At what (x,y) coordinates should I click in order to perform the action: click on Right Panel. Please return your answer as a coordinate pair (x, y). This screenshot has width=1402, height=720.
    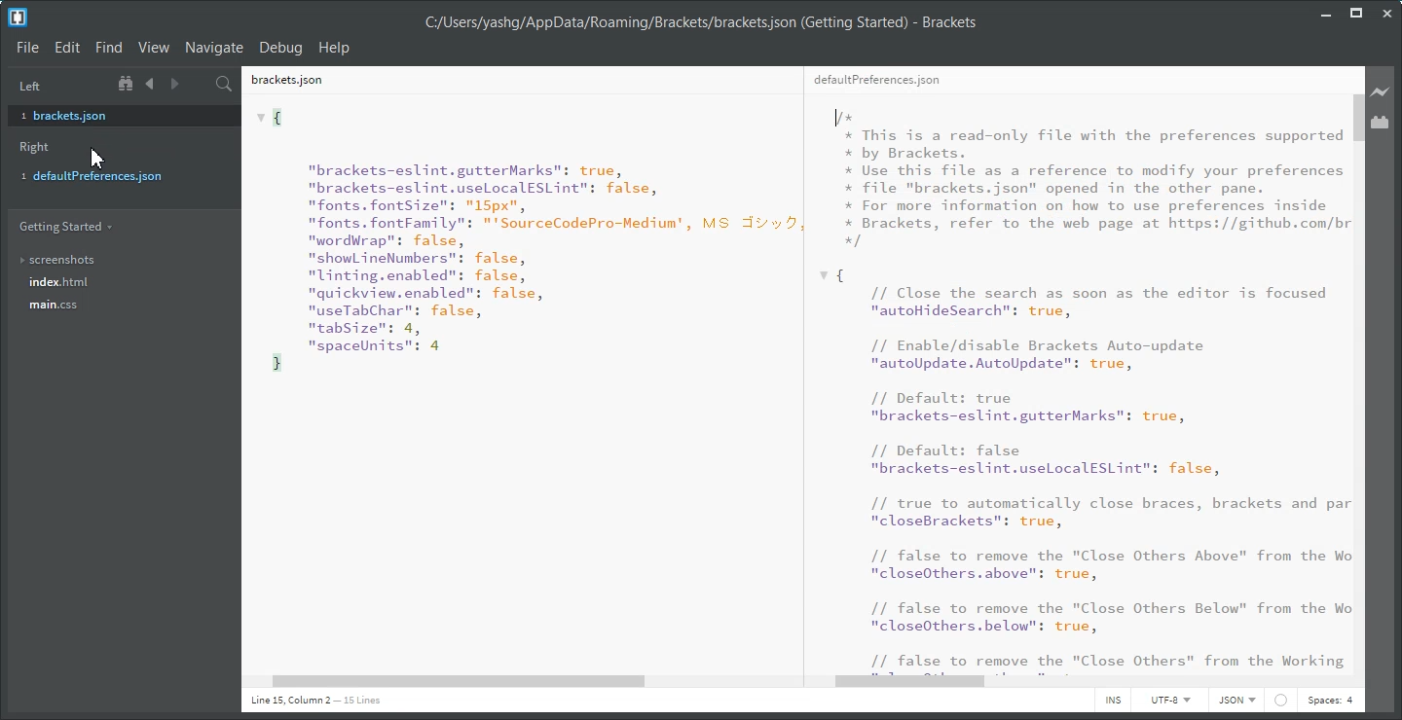
    Looking at the image, I should click on (36, 149).